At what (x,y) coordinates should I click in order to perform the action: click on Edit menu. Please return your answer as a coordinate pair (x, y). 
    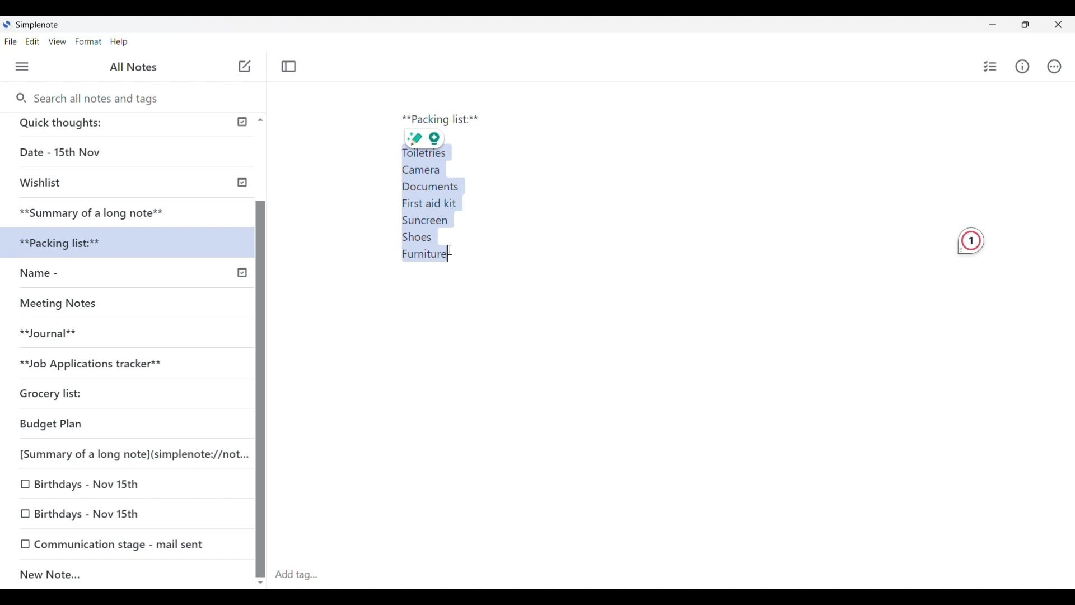
    Looking at the image, I should click on (33, 41).